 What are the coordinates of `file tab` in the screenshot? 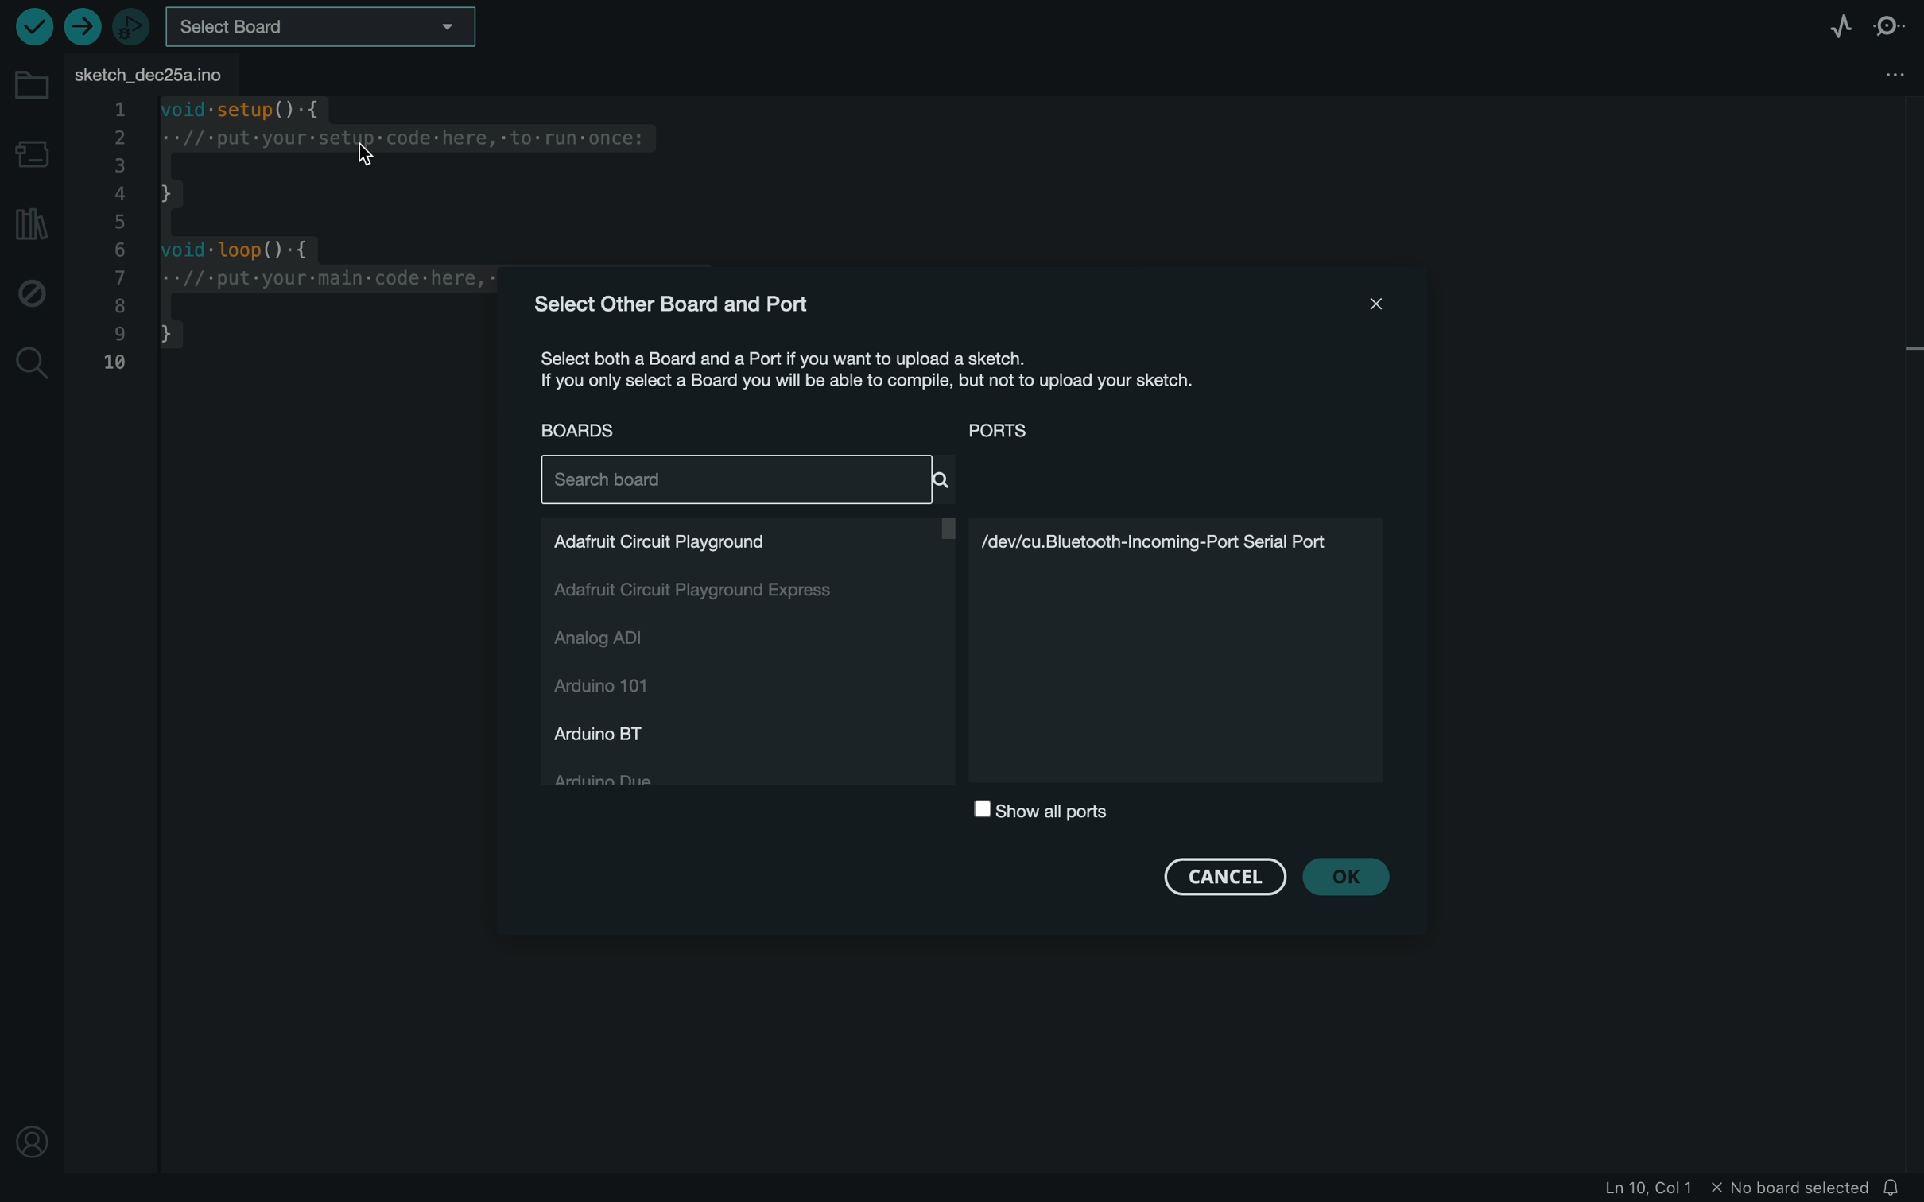 It's located at (117, 72).